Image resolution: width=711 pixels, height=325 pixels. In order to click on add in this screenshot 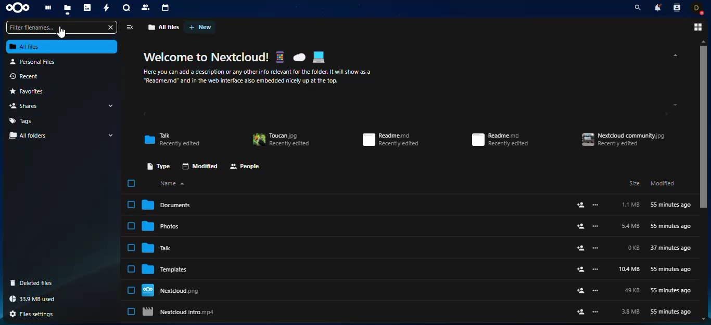, I will do `click(580, 248)`.